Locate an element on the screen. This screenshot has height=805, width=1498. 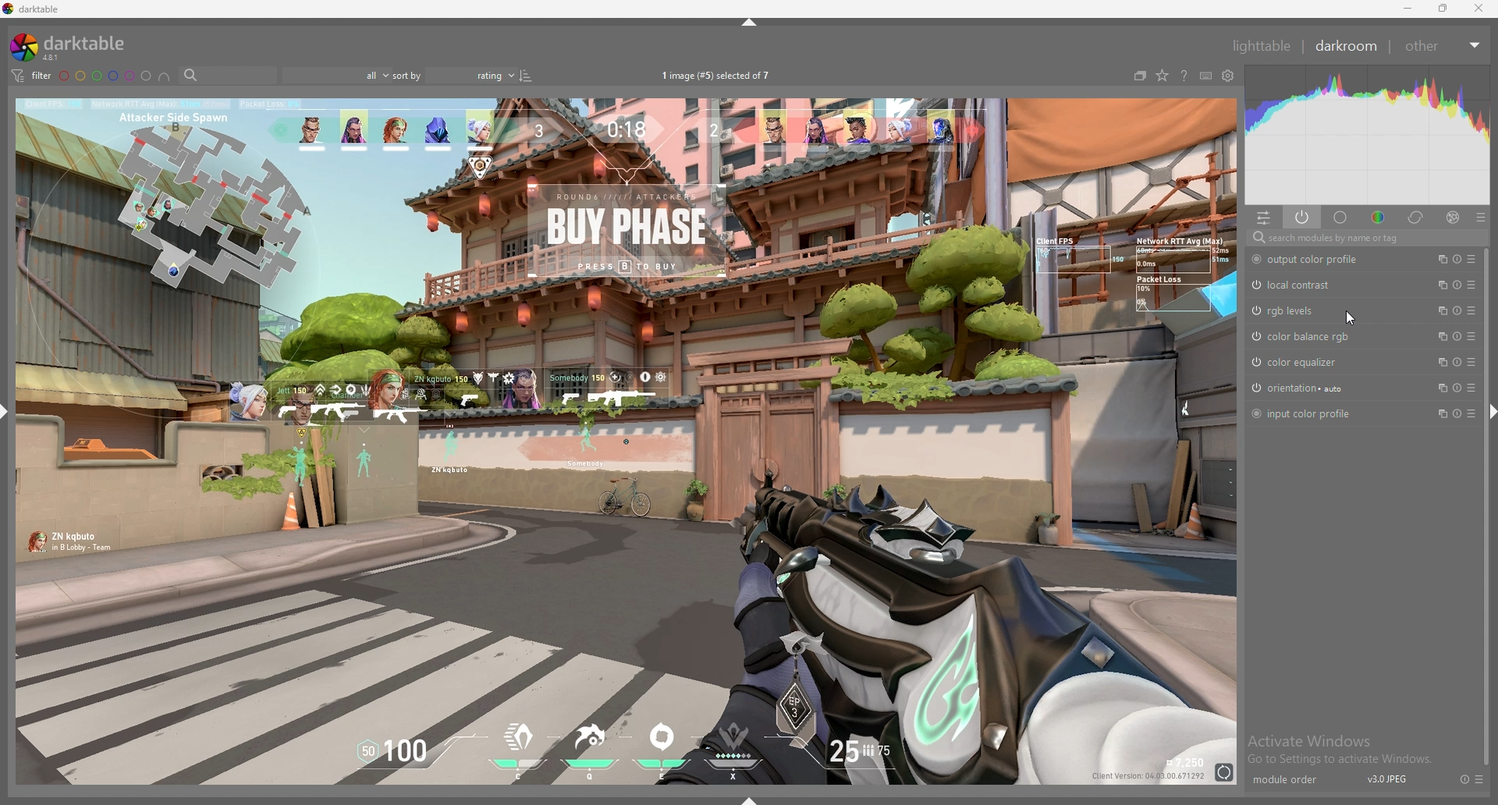
switched on is located at coordinates (1255, 362).